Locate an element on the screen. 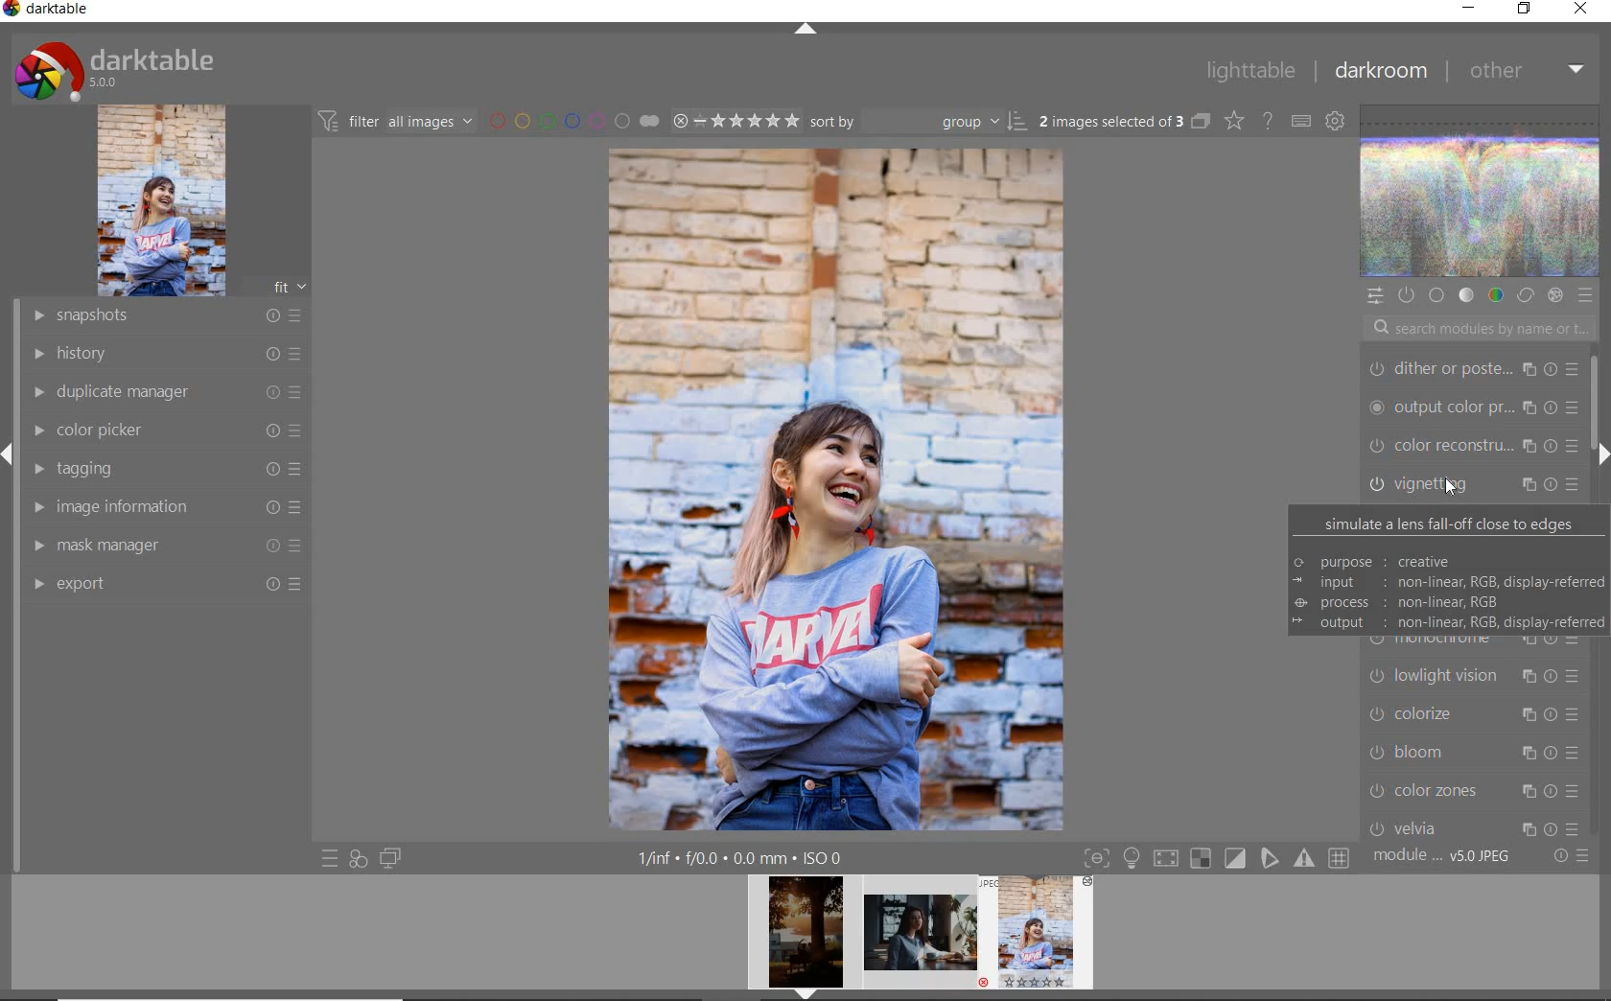 The image size is (1611, 1001). SELECTED IMAGE RANGE RATING is located at coordinates (735, 119).